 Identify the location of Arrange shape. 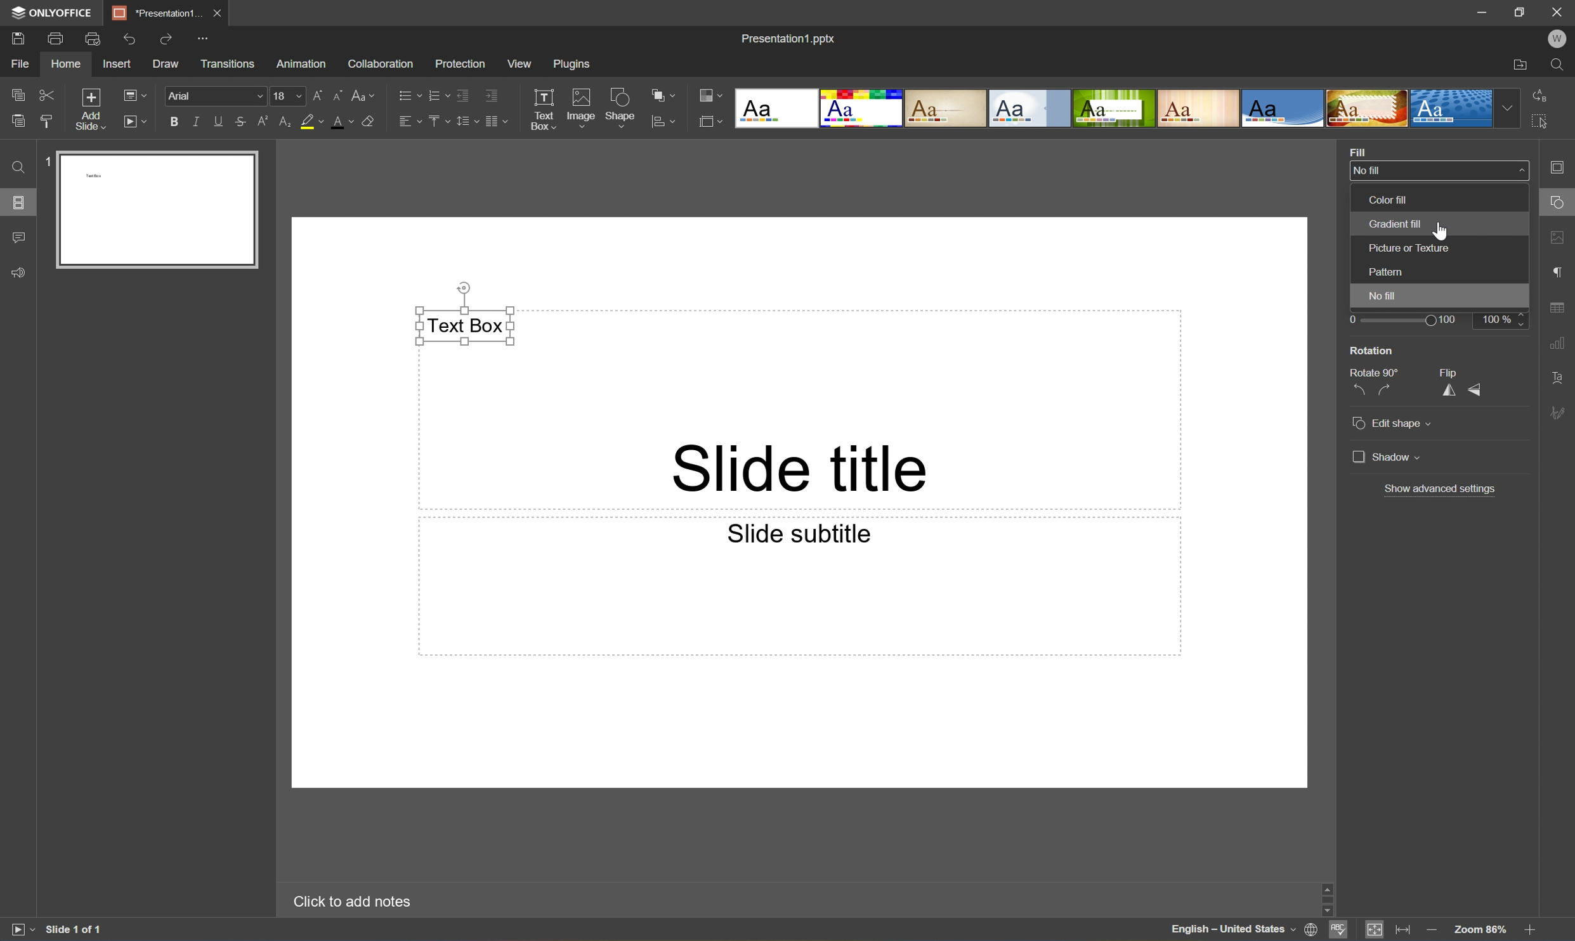
(665, 93).